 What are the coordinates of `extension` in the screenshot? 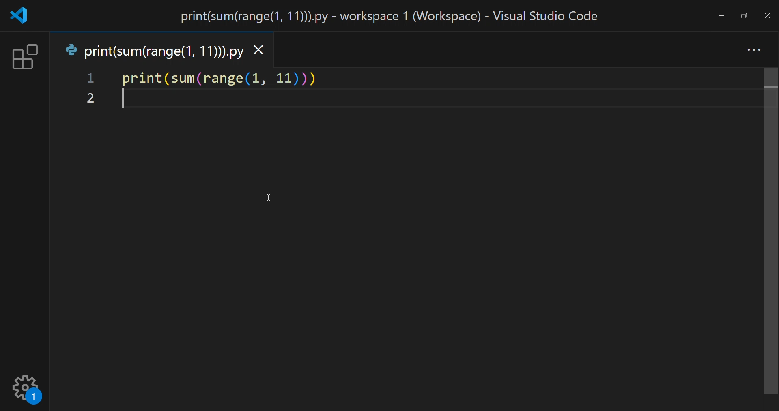 It's located at (25, 56).